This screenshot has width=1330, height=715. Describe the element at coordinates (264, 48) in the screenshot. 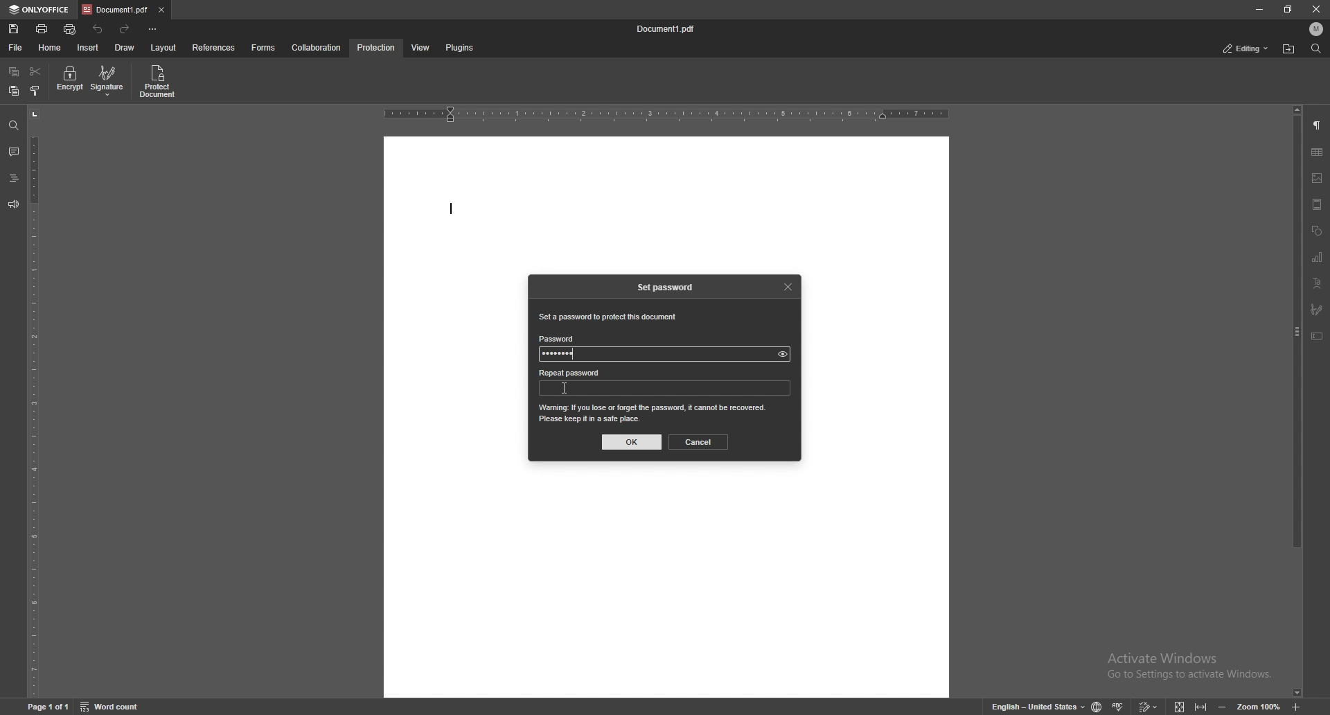

I see `forms` at that location.